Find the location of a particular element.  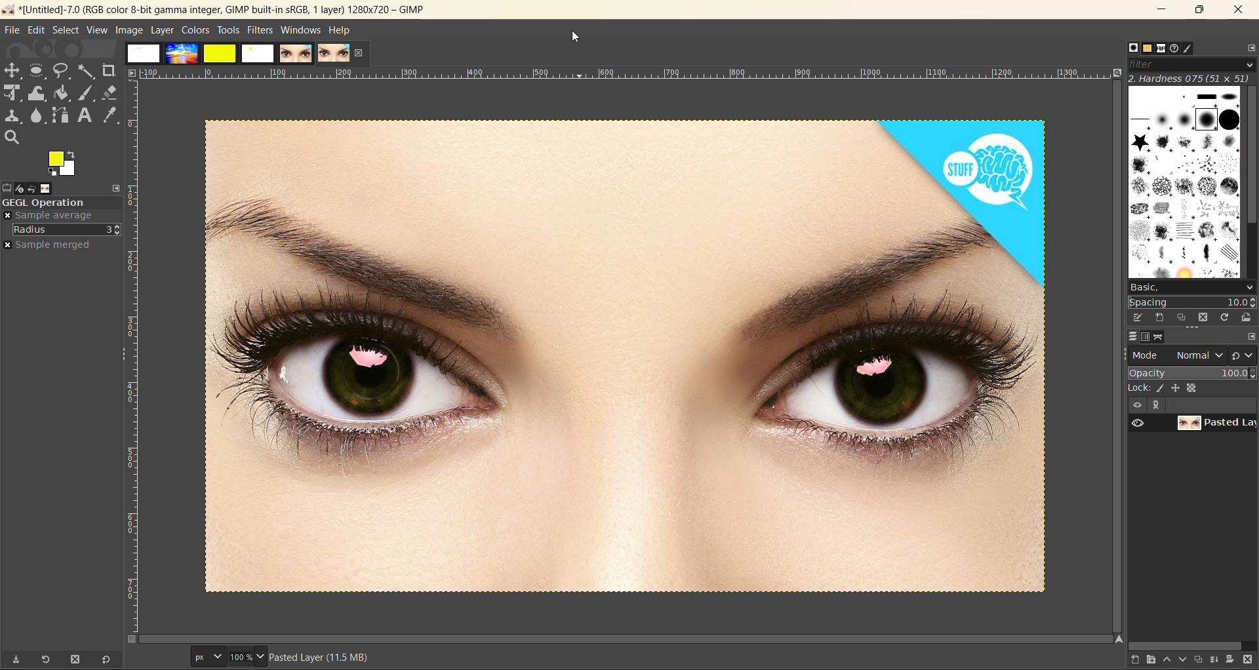

file is located at coordinates (9, 30).